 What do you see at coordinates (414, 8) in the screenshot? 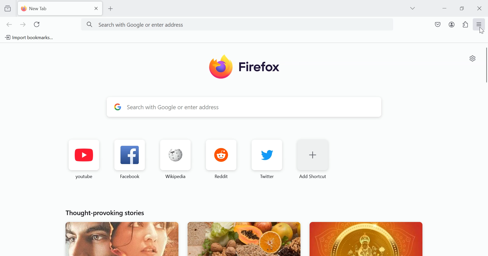
I see `List all tabs` at bounding box center [414, 8].